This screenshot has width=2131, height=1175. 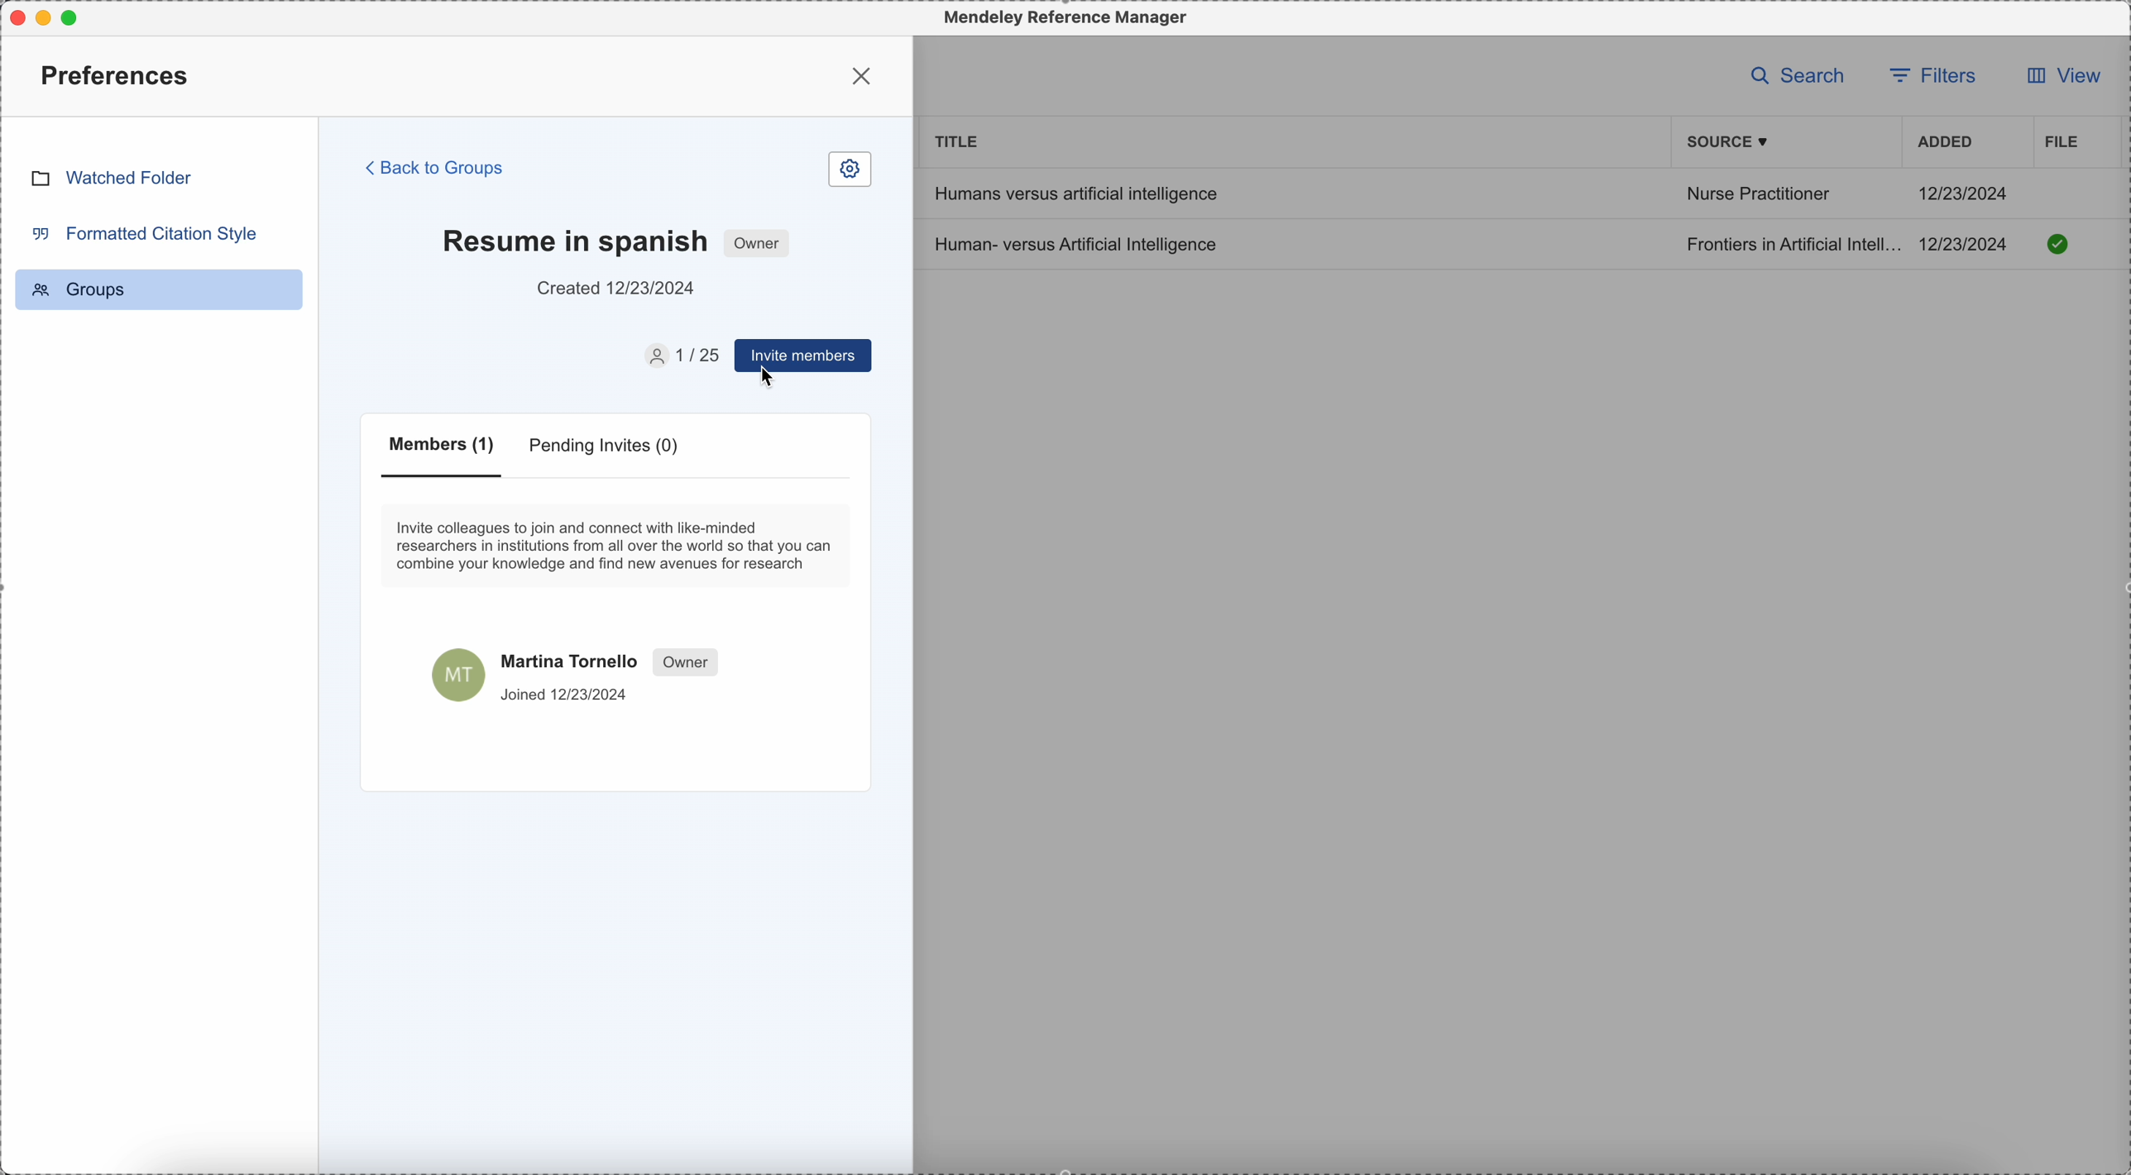 What do you see at coordinates (850, 170) in the screenshot?
I see `group settings` at bounding box center [850, 170].